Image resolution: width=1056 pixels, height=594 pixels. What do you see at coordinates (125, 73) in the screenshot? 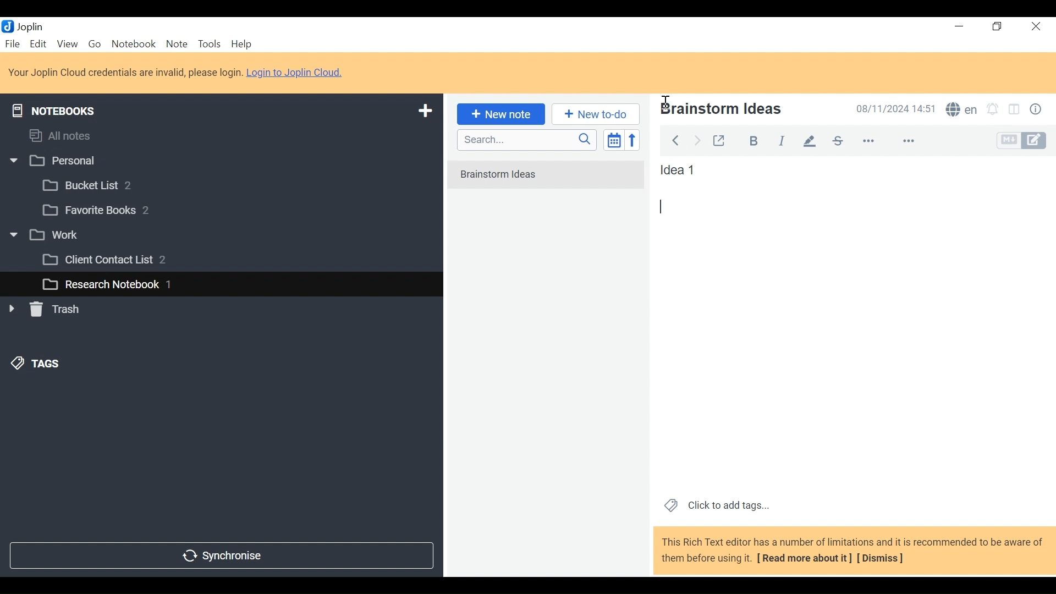
I see `Login to Joplin Cloud` at bounding box center [125, 73].